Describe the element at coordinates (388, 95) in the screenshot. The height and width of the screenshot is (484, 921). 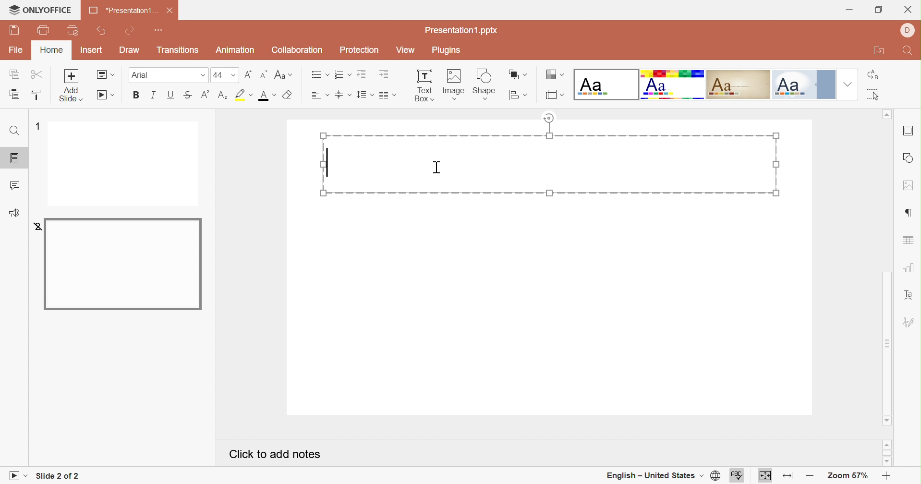
I see `Insert columns` at that location.